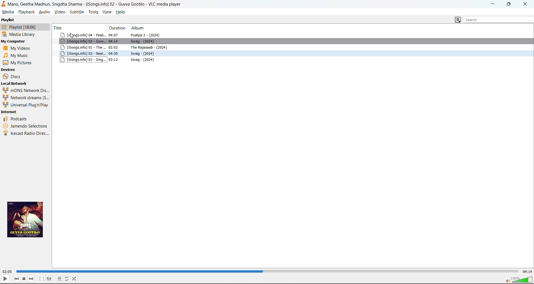  I want to click on duration, so click(118, 28).